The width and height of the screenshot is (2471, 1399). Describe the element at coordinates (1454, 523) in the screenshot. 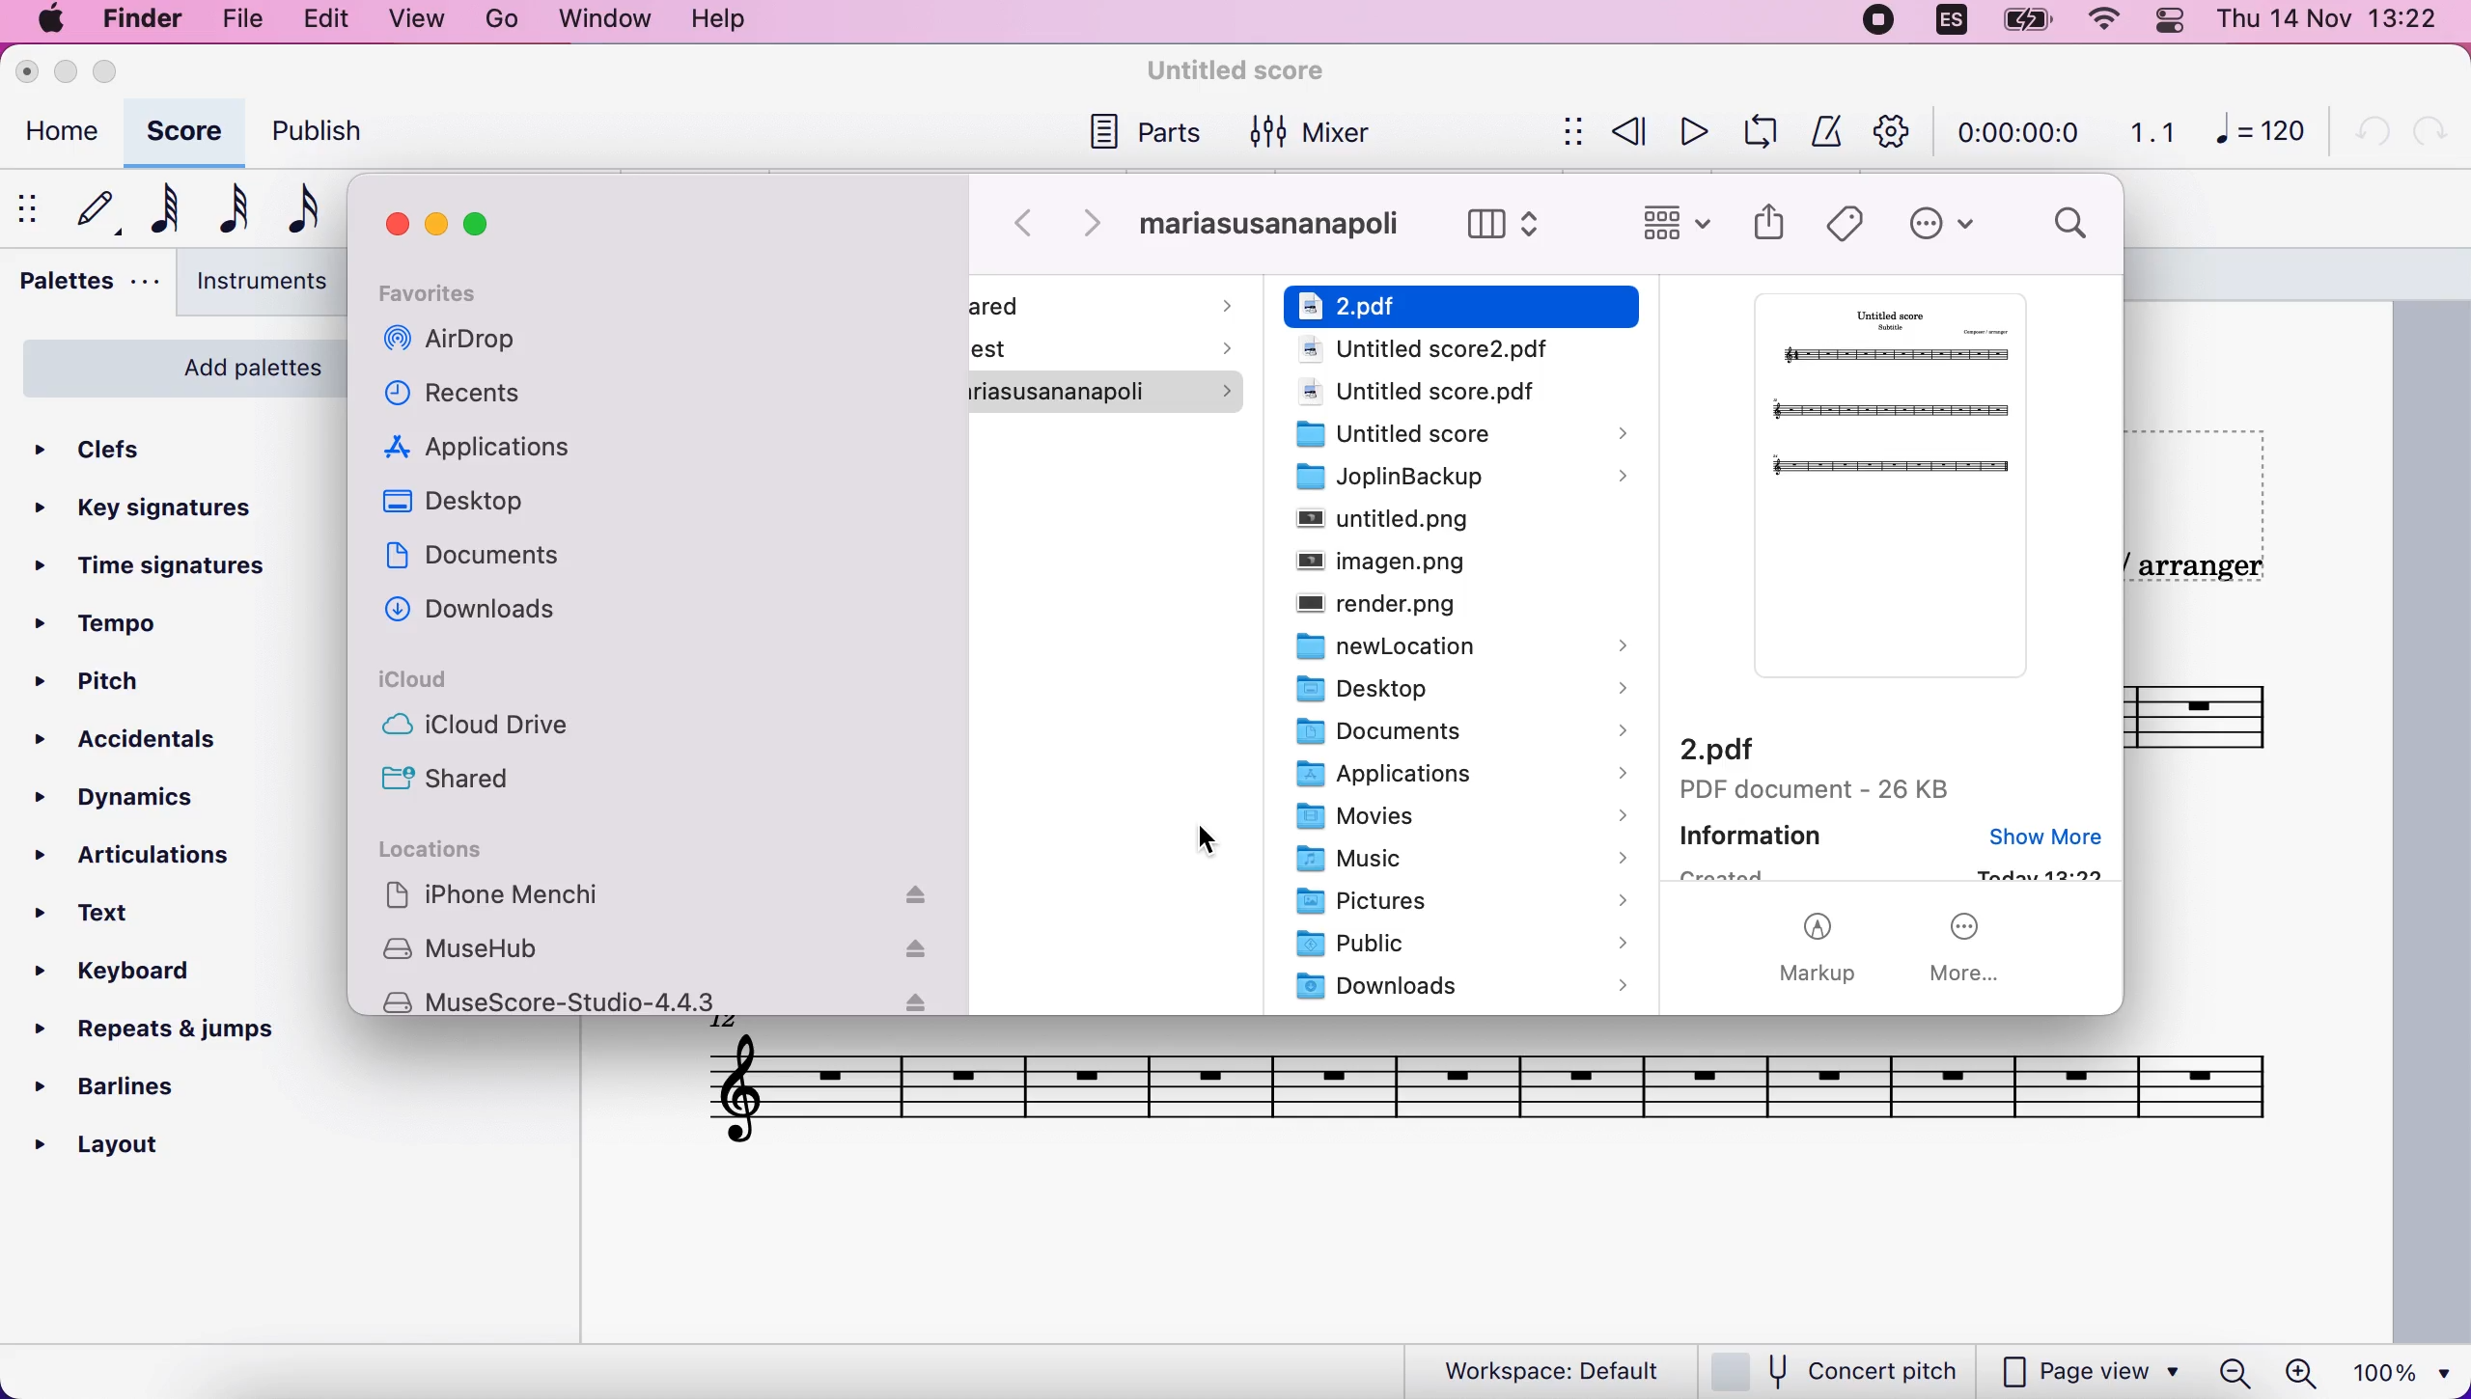

I see `= untitled.png` at that location.